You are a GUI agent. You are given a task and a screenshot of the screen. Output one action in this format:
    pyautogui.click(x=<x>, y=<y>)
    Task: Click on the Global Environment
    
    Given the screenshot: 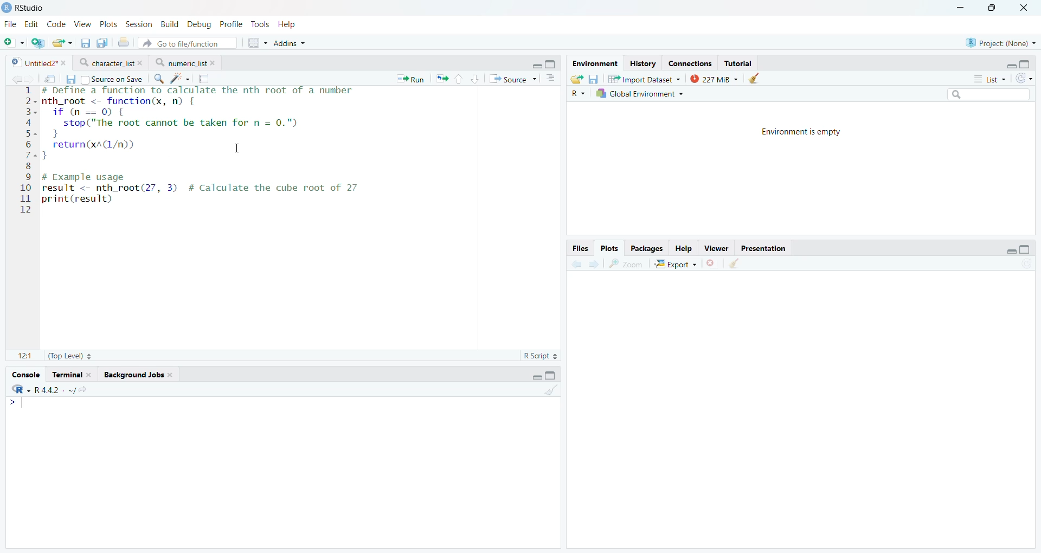 What is the action you would take?
    pyautogui.click(x=640, y=93)
    